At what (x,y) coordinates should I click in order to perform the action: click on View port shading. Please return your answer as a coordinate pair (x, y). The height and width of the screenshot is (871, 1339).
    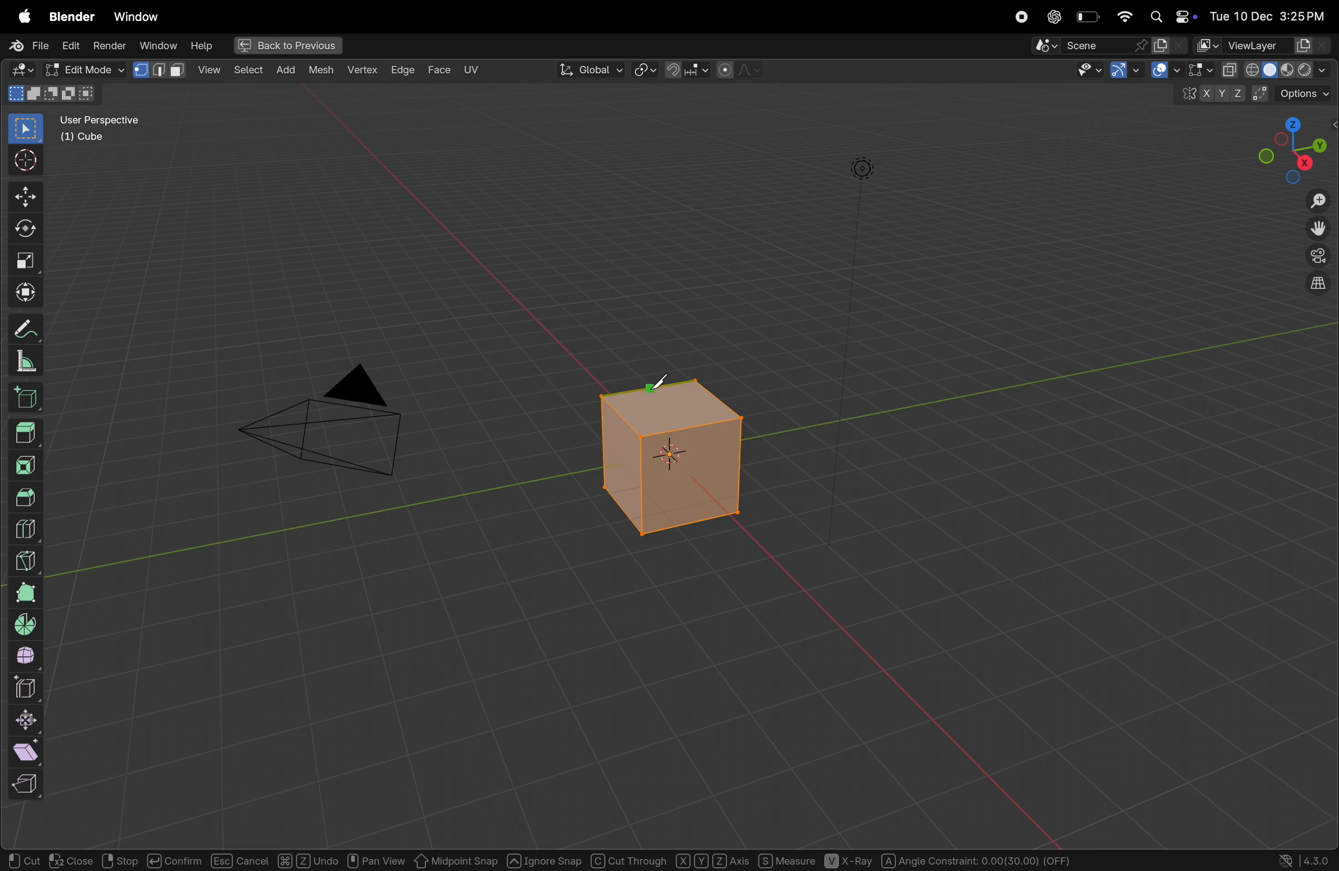
    Looking at the image, I should click on (1275, 69).